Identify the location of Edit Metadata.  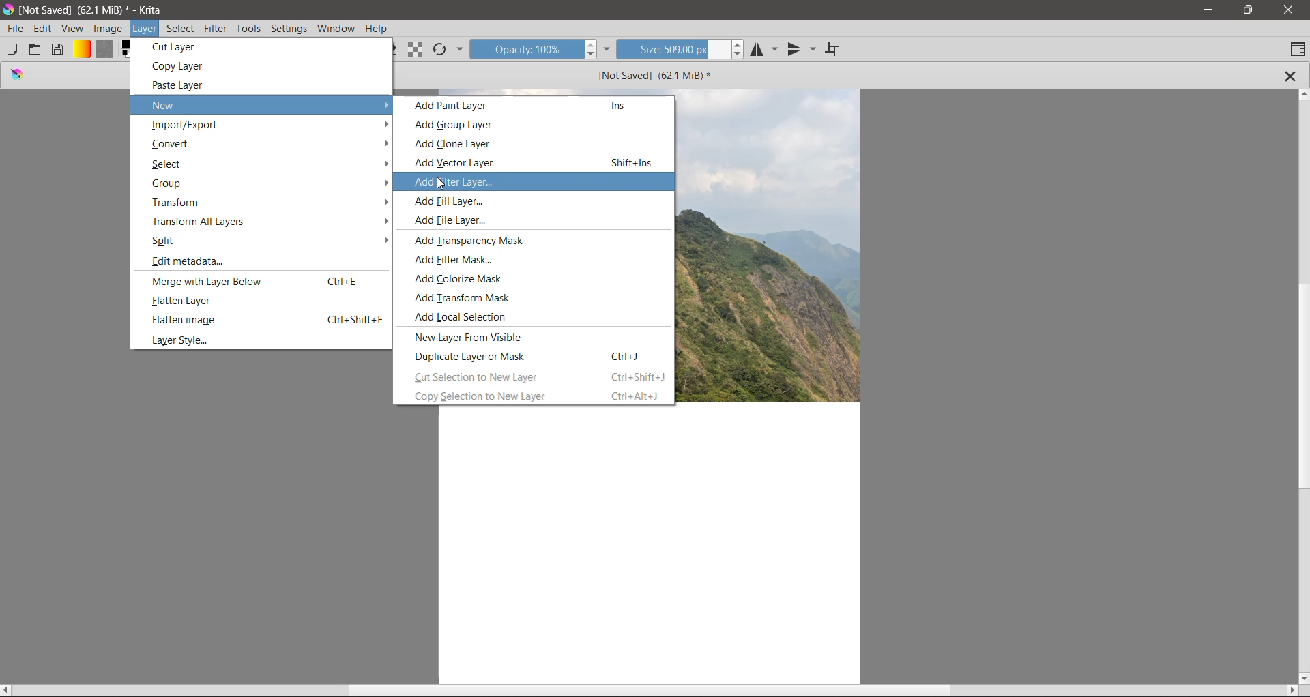
(194, 260).